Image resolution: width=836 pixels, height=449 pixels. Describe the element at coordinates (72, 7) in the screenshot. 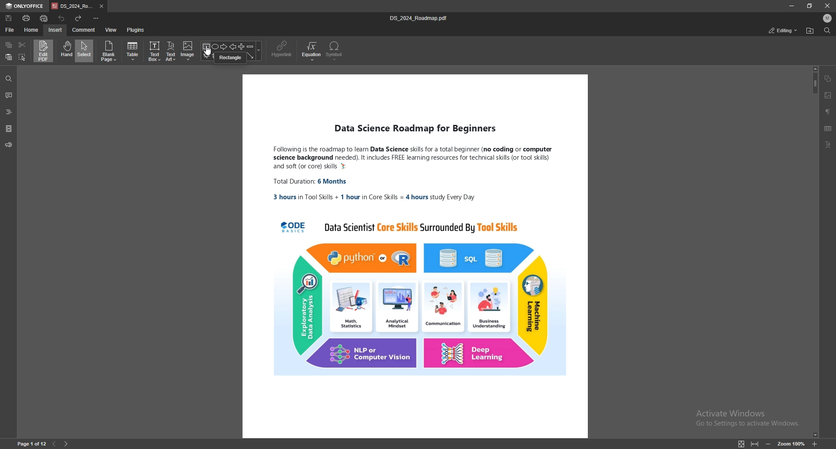

I see `tab` at that location.